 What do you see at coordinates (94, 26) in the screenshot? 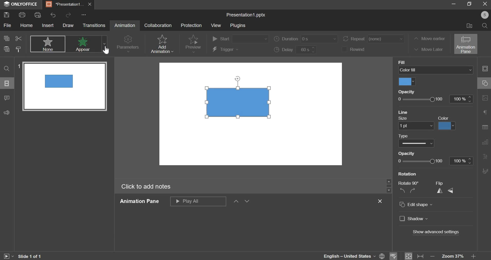
I see `transitions` at bounding box center [94, 26].